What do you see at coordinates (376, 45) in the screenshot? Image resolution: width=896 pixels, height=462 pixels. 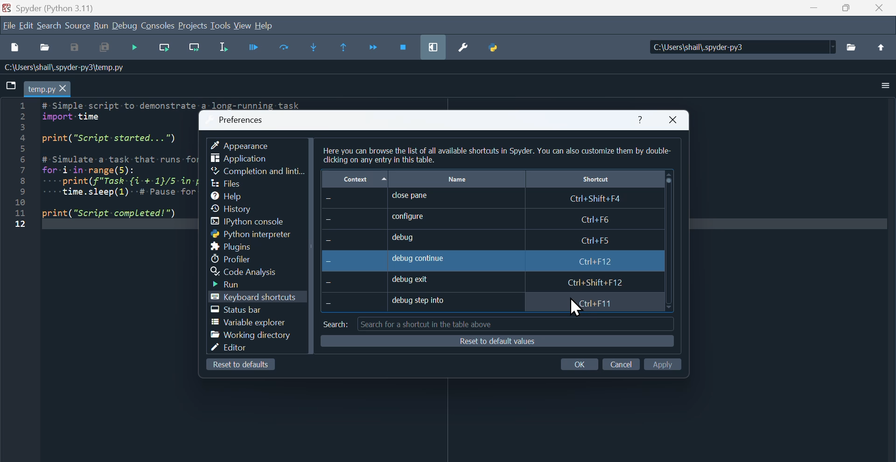 I see `Continue execution until next function` at bounding box center [376, 45].